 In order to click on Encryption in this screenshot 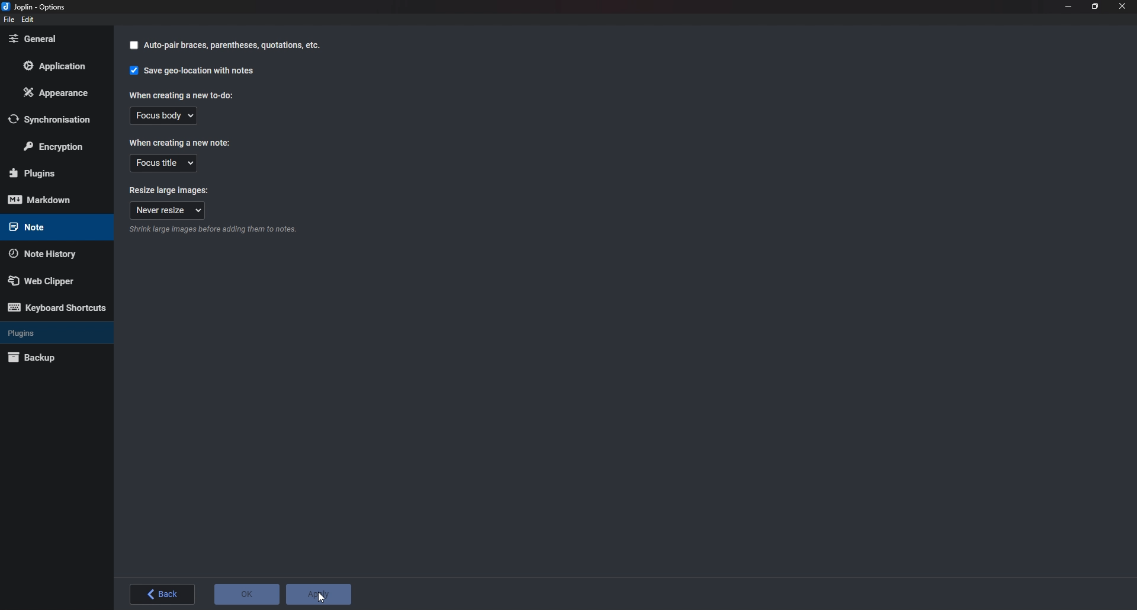, I will do `click(53, 147)`.